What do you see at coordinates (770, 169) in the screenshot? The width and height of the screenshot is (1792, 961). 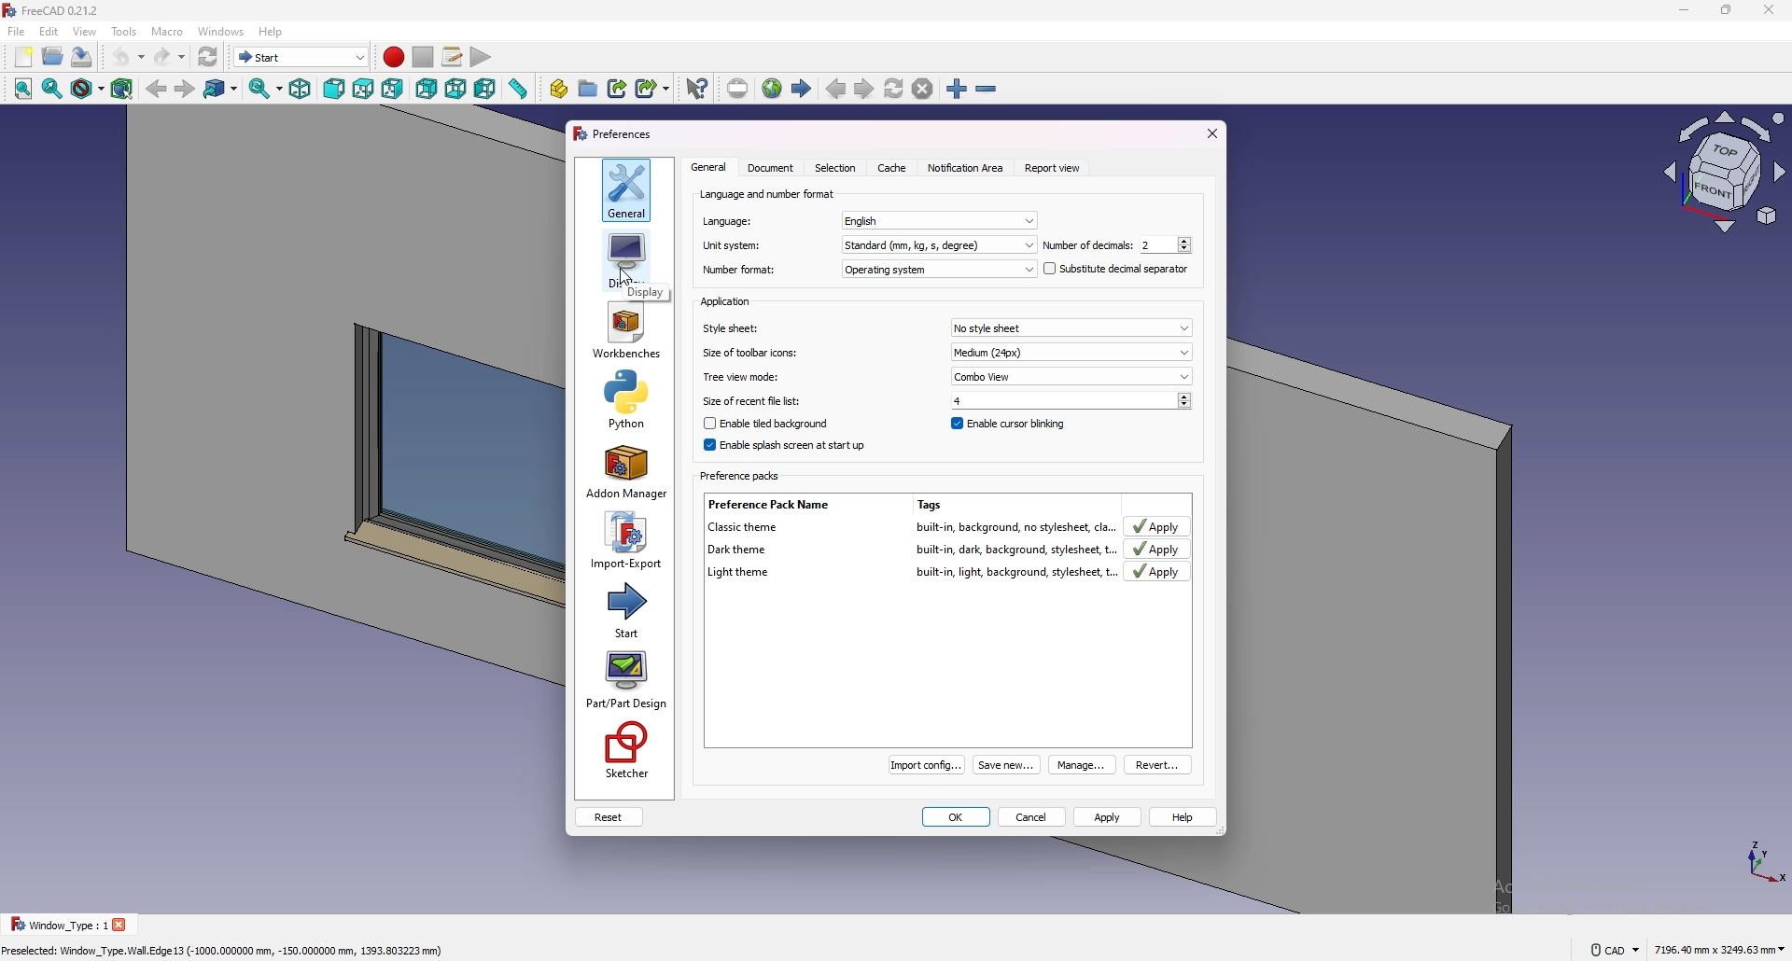 I see `Document` at bounding box center [770, 169].